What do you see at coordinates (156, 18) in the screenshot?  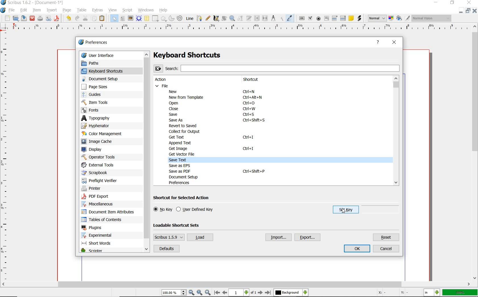 I see `shape` at bounding box center [156, 18].